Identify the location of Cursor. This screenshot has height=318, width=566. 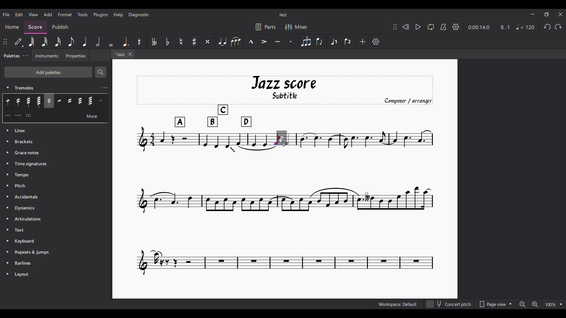
(282, 141).